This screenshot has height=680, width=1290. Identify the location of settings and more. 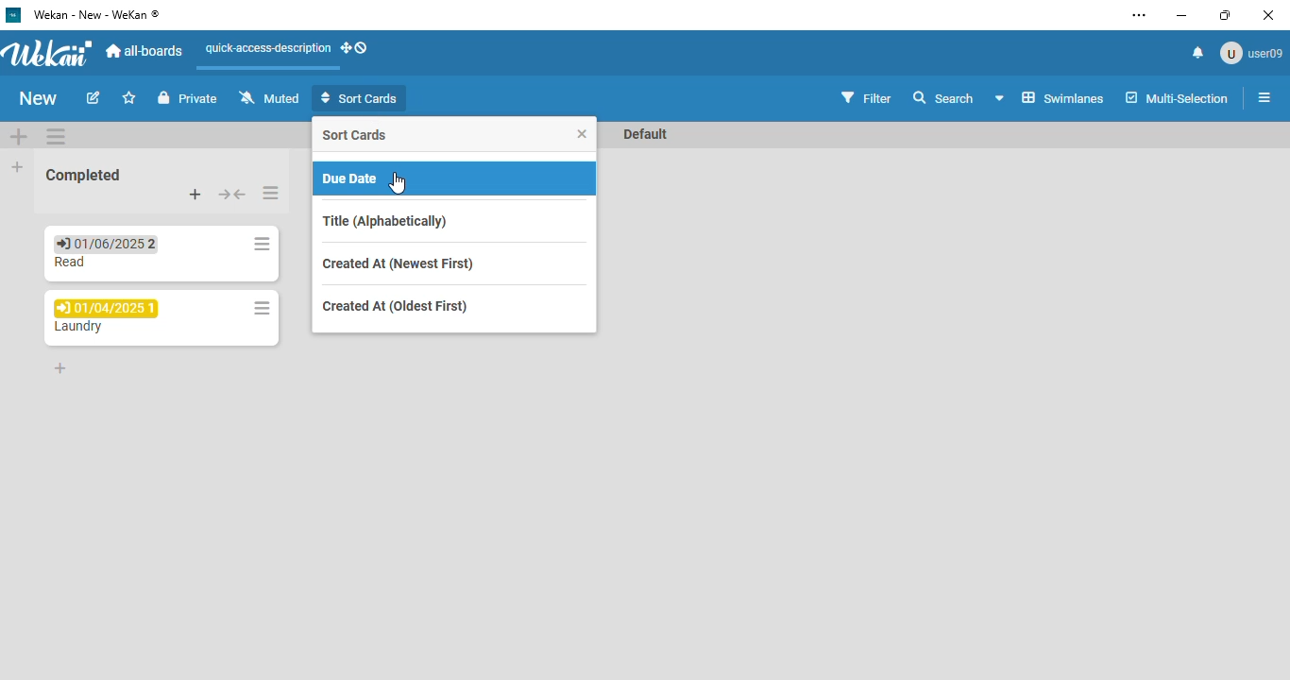
(1140, 15).